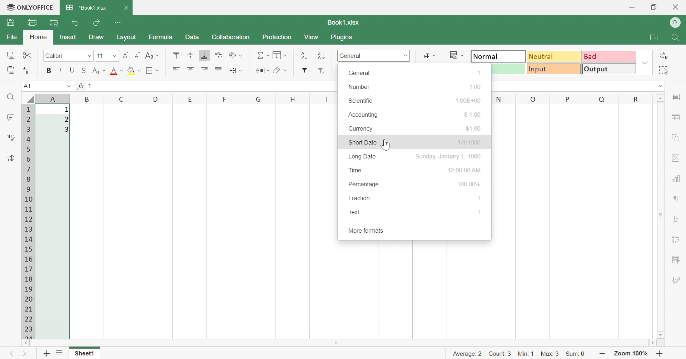 The height and width of the screenshot is (359, 686). I want to click on Insert, so click(68, 37).